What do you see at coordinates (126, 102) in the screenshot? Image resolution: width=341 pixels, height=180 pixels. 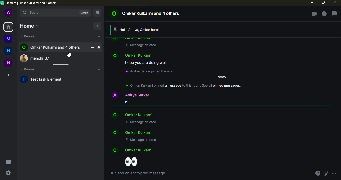 I see `hi` at bounding box center [126, 102].